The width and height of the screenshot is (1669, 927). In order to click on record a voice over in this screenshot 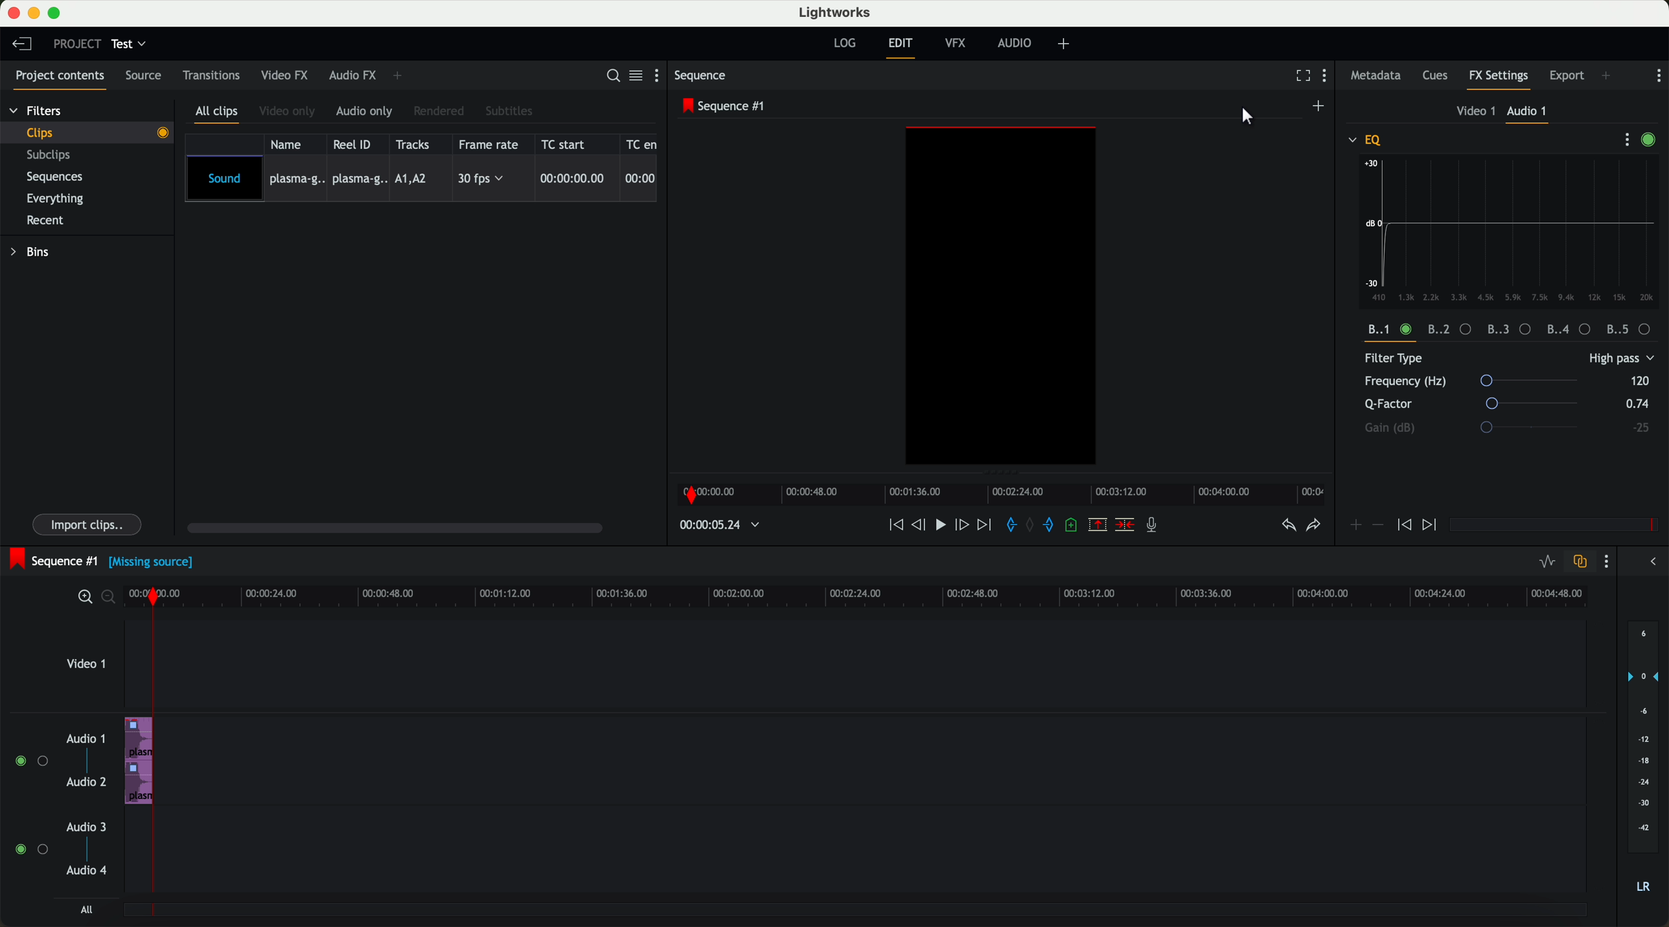, I will do `click(1155, 527)`.